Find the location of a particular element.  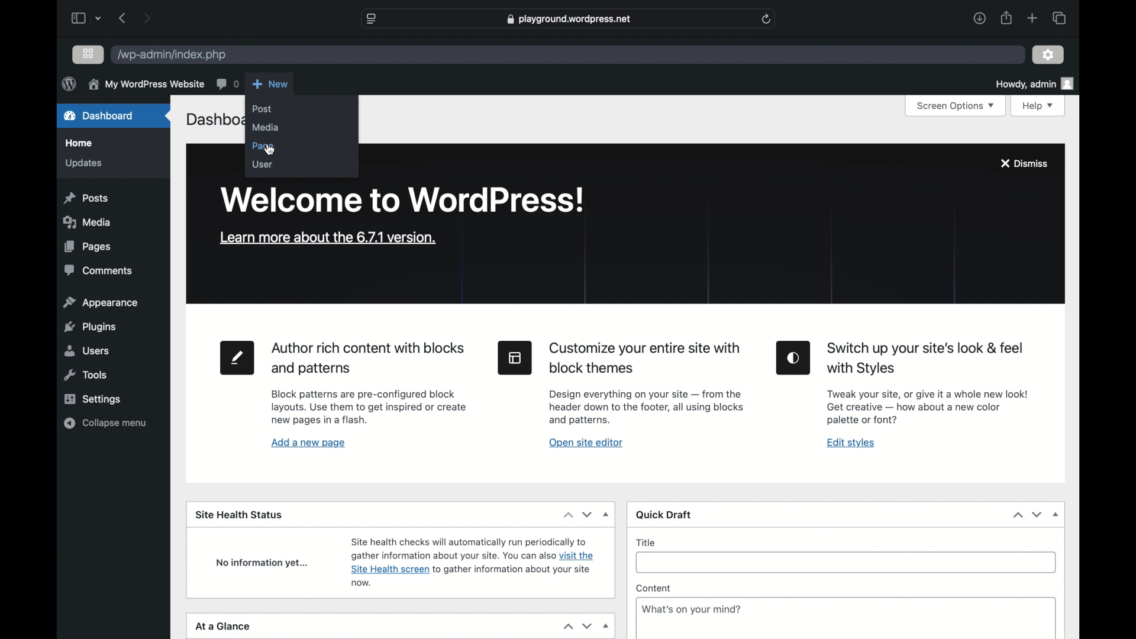

at a glance is located at coordinates (222, 627).